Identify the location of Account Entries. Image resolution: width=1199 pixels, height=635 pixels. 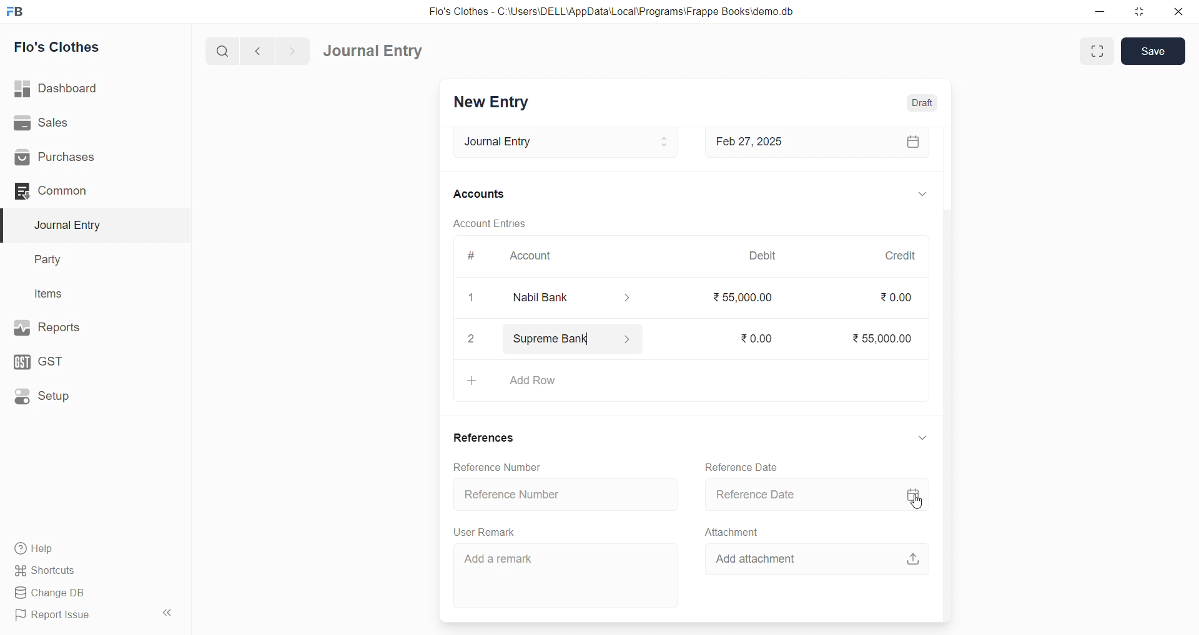
(491, 225).